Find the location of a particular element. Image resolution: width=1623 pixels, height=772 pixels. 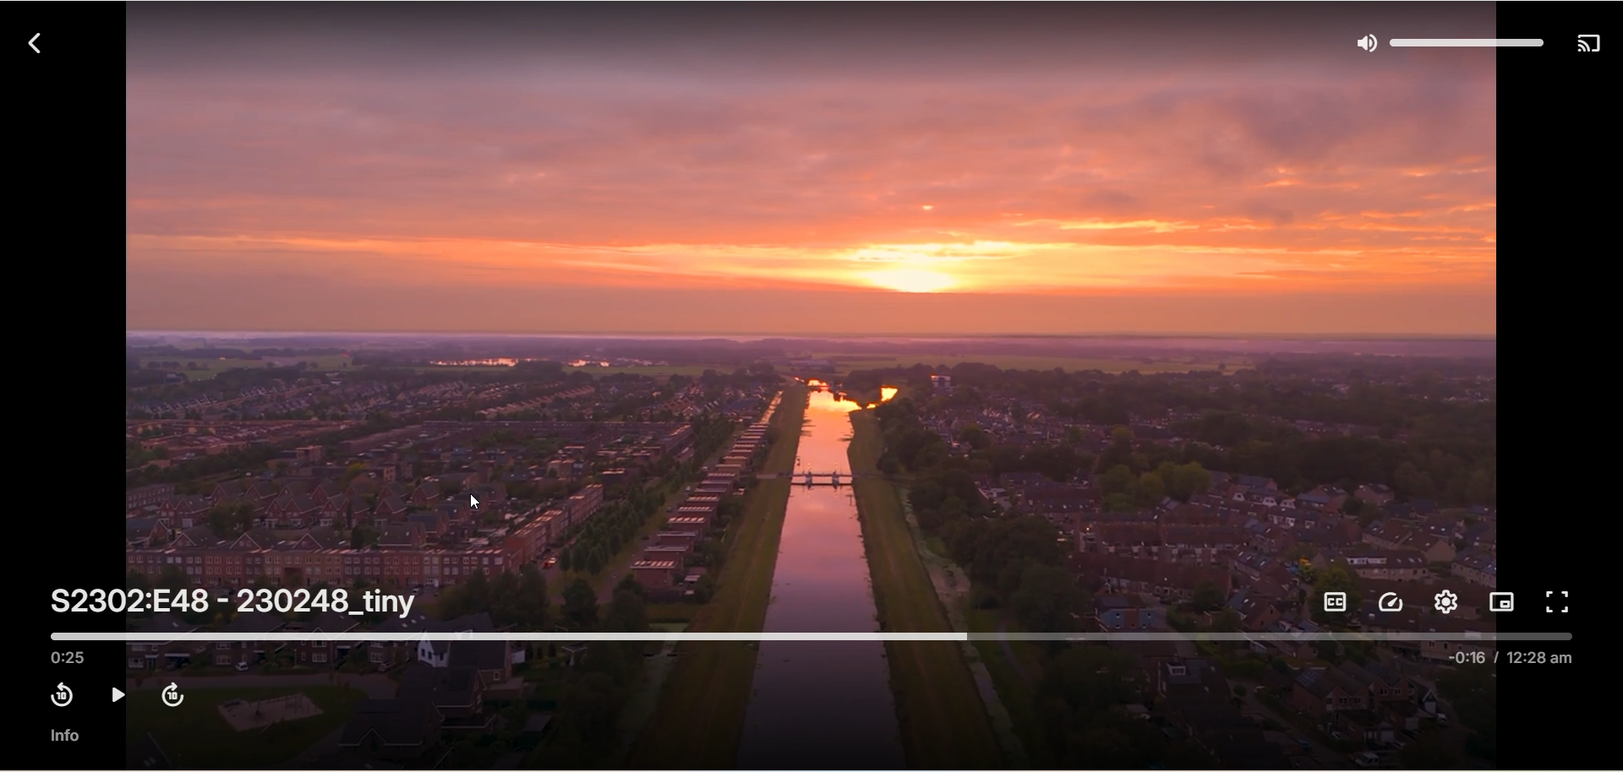

picture in picture is located at coordinates (1503, 601).